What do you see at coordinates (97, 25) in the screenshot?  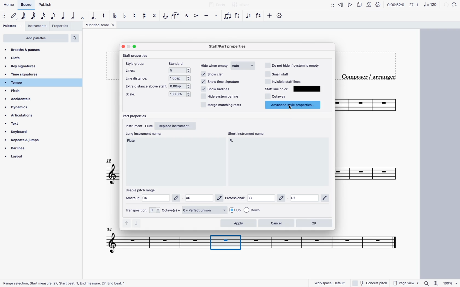 I see `score title` at bounding box center [97, 25].